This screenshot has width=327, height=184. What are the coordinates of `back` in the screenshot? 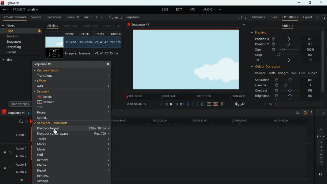 It's located at (264, 104).